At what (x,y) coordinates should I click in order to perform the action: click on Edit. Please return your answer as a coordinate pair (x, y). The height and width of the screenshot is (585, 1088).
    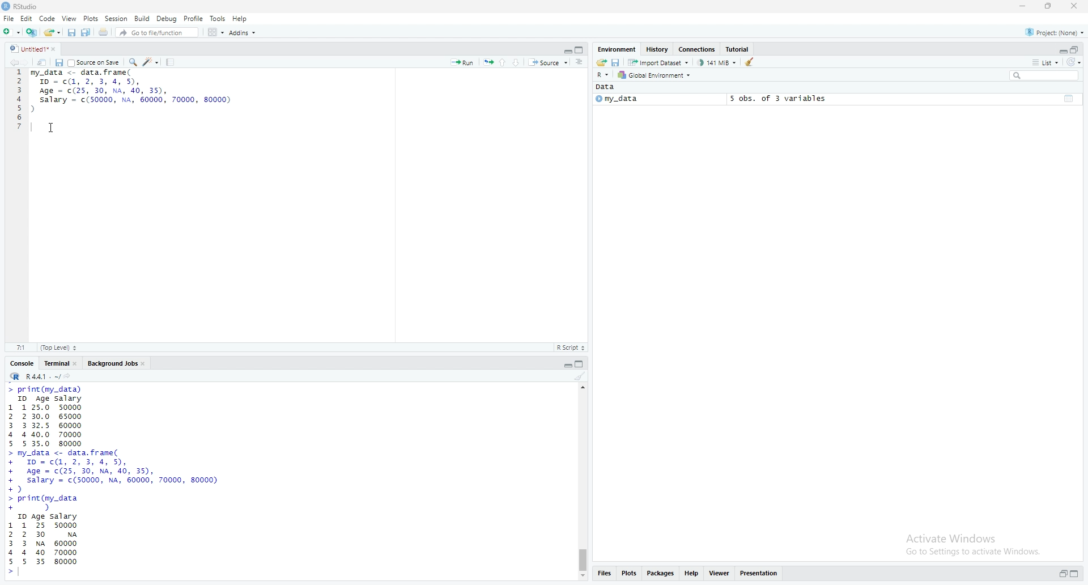
    Looking at the image, I should click on (27, 19).